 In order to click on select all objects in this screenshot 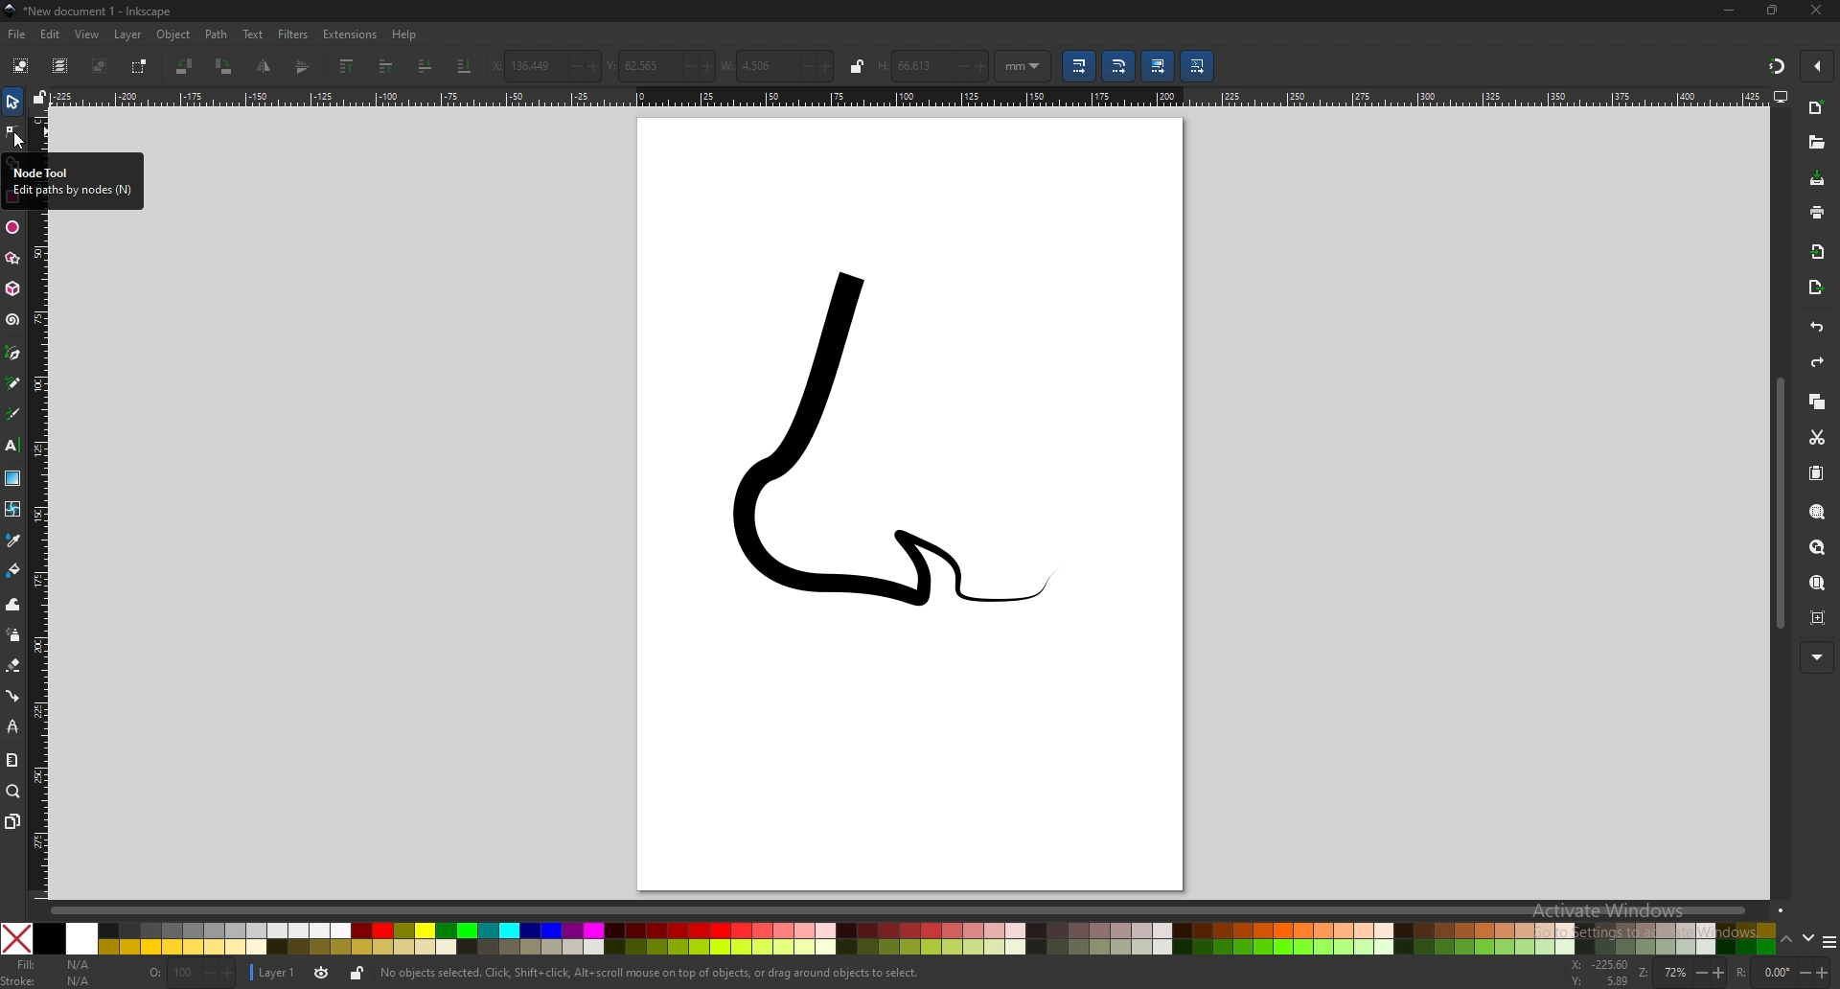, I will do `click(20, 65)`.